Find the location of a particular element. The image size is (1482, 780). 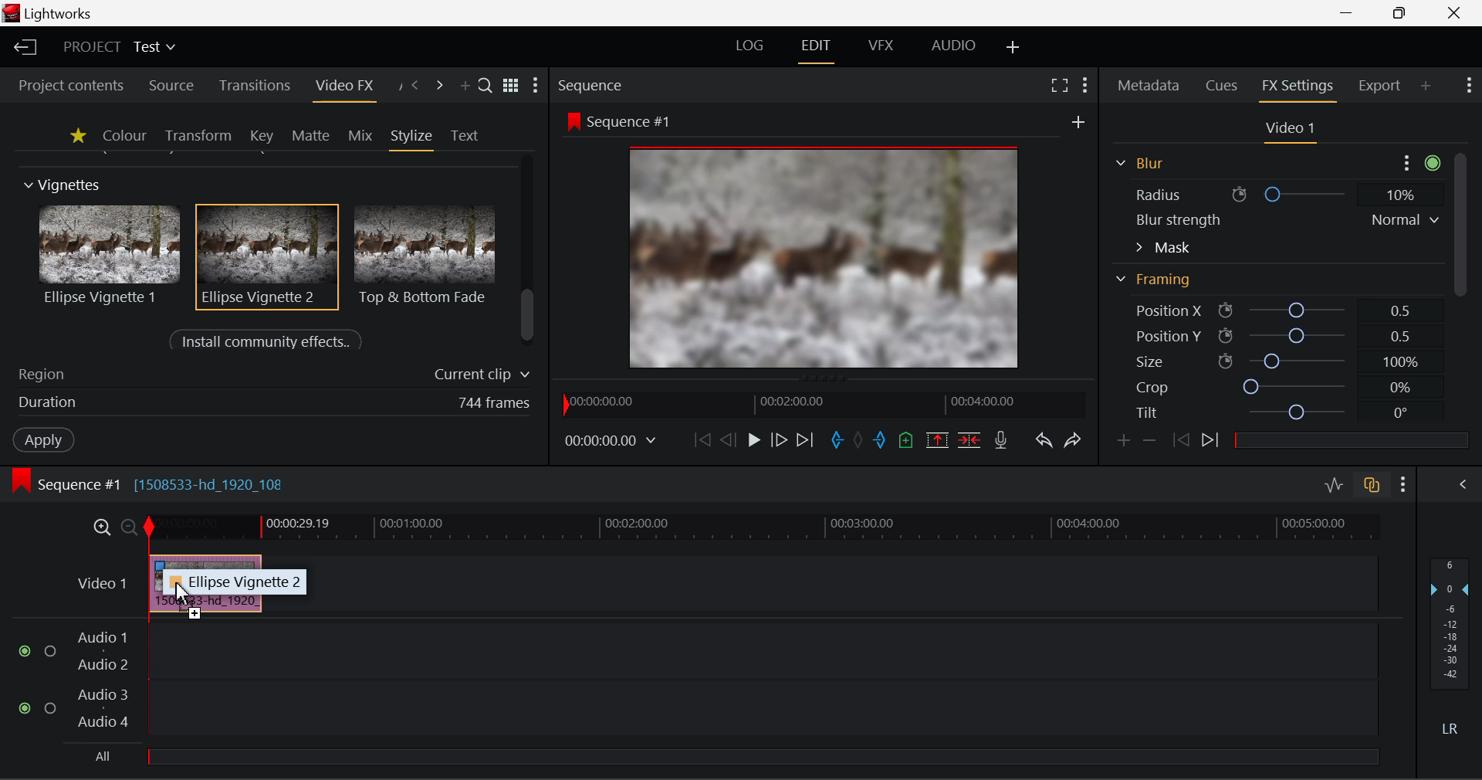

Project Timeline is located at coordinates (763, 528).